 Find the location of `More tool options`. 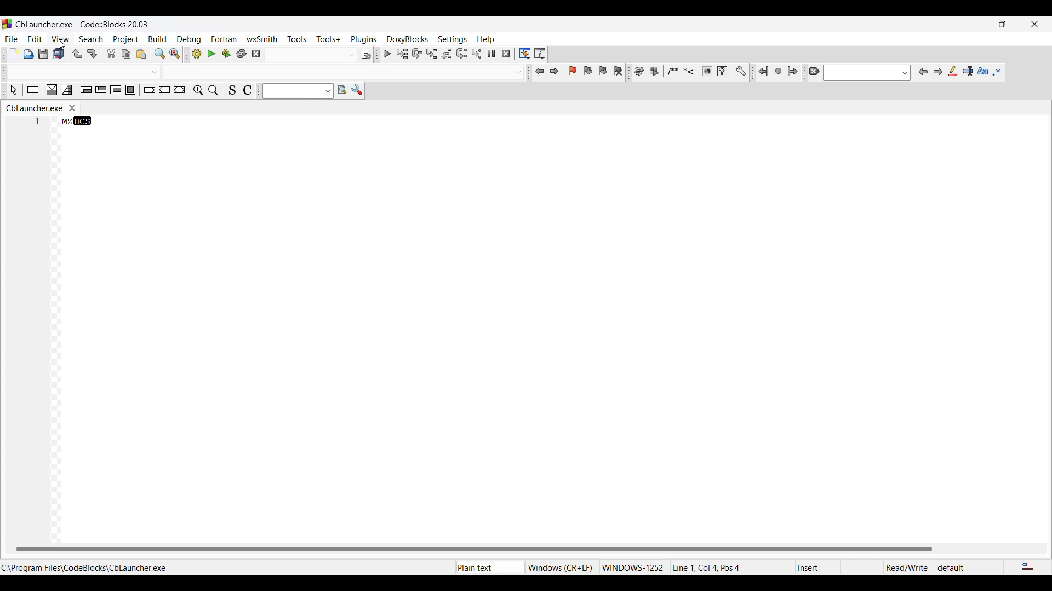

More tool options is located at coordinates (690, 71).